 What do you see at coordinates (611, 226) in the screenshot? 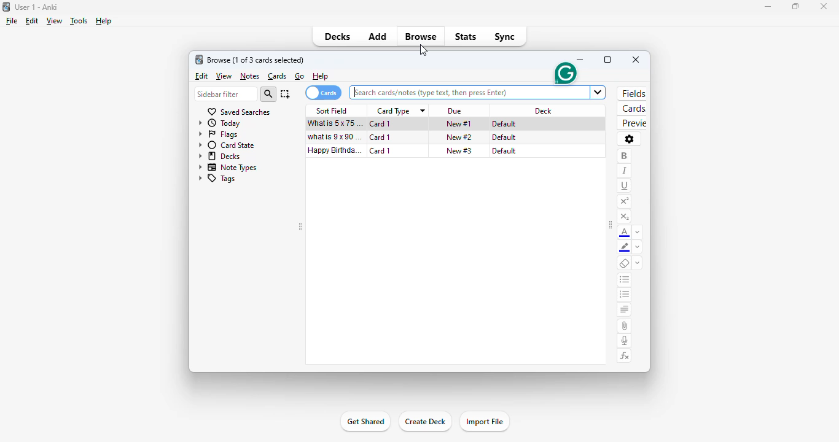
I see `toggle sidebar` at bounding box center [611, 226].